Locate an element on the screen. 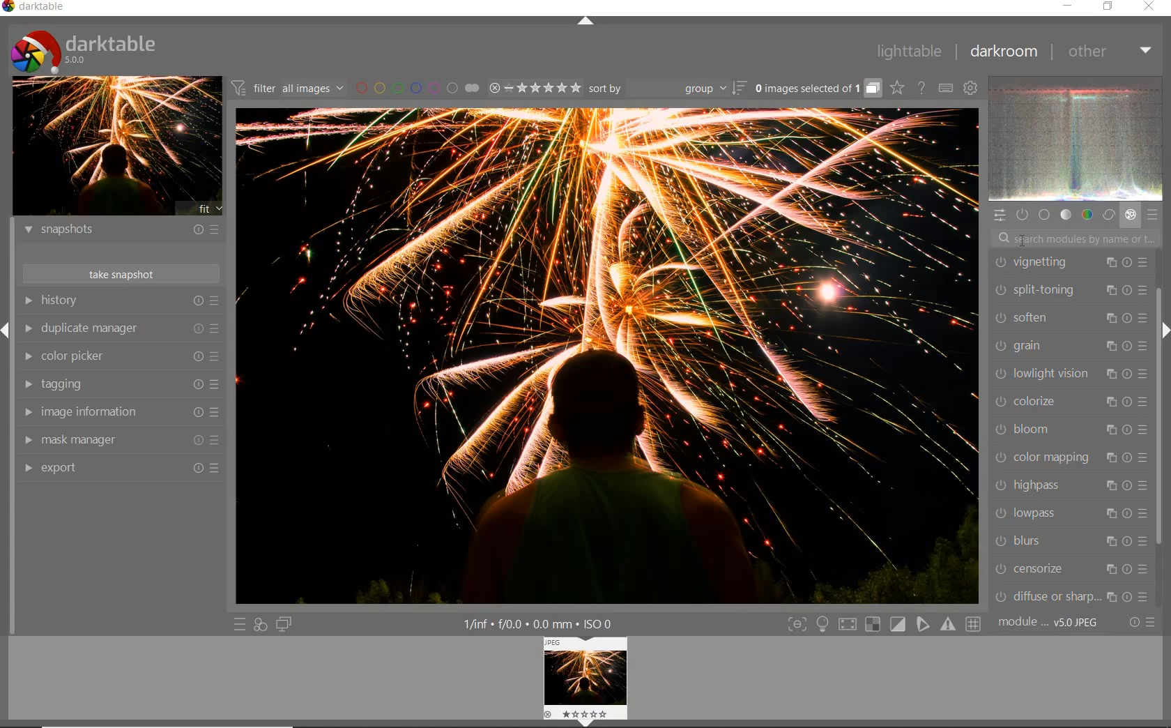 The width and height of the screenshot is (1171, 728). search modules by name is located at coordinates (1076, 238).